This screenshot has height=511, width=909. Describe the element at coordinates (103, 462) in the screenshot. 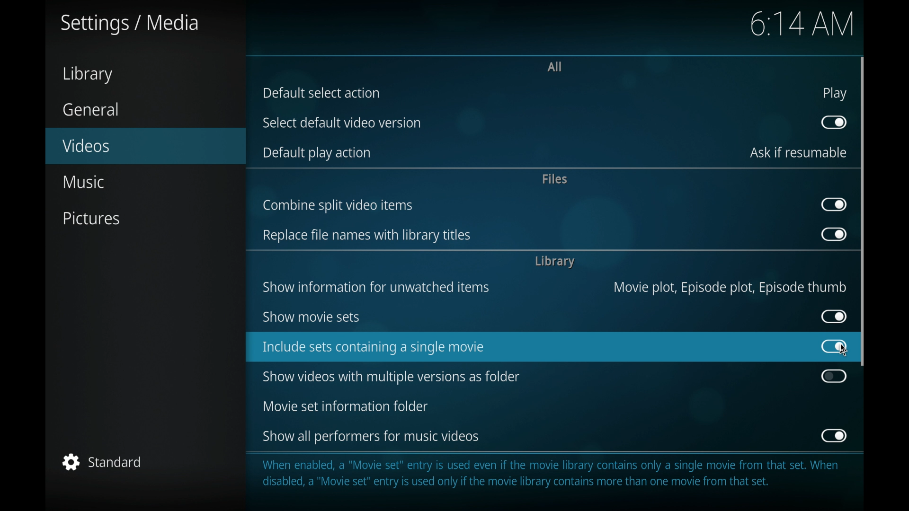

I see `standard` at that location.